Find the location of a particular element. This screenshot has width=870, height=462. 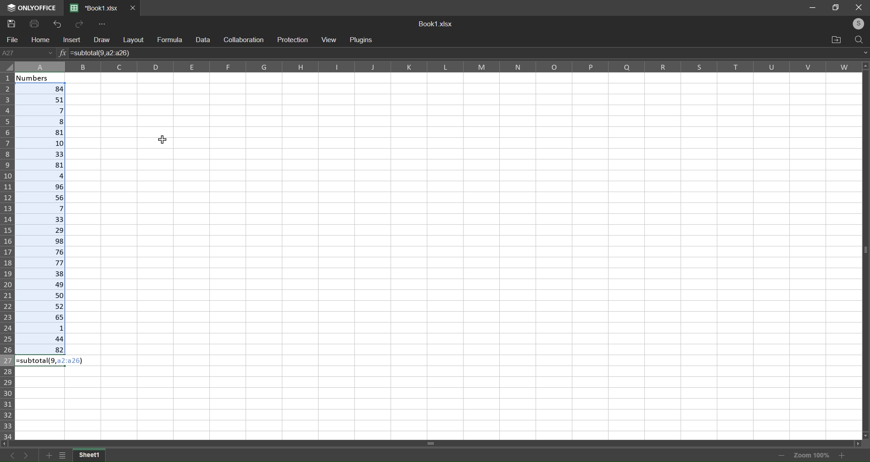

zoom in is located at coordinates (841, 454).